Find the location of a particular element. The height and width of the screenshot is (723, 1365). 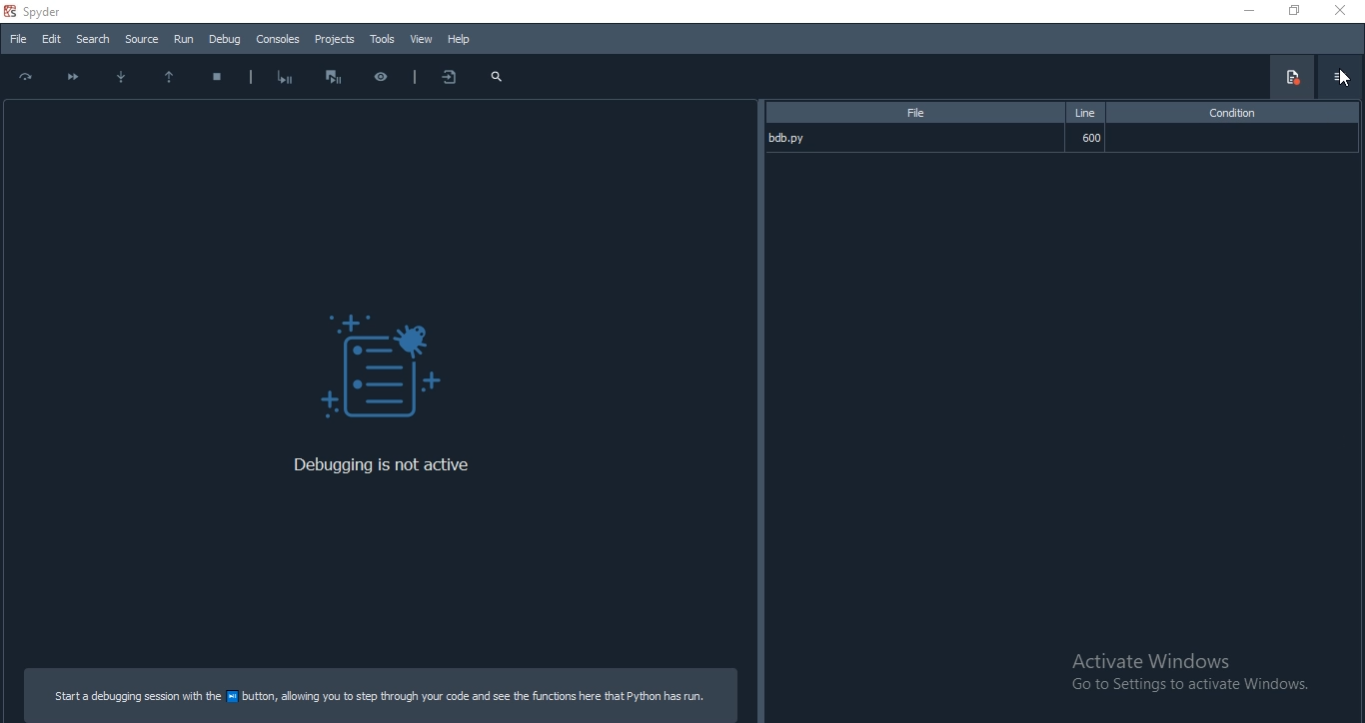

options is located at coordinates (1341, 76).